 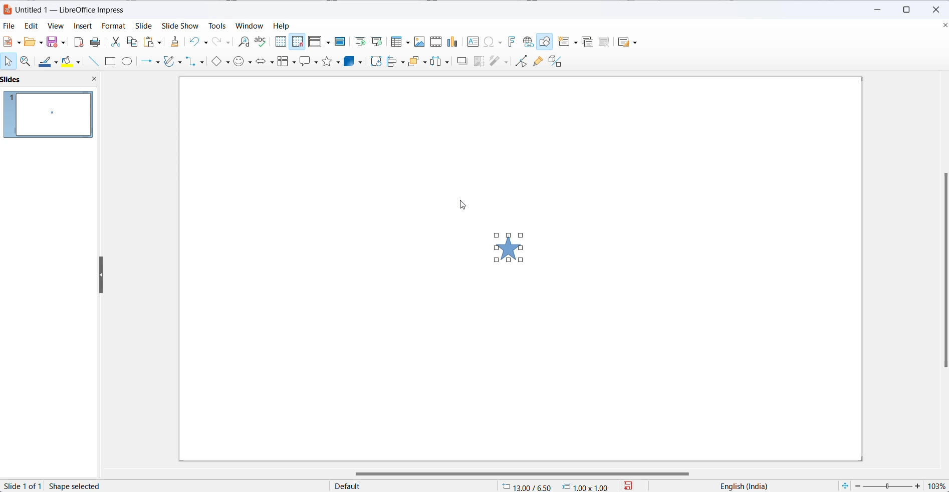 I want to click on toggle extrusion, so click(x=557, y=61).